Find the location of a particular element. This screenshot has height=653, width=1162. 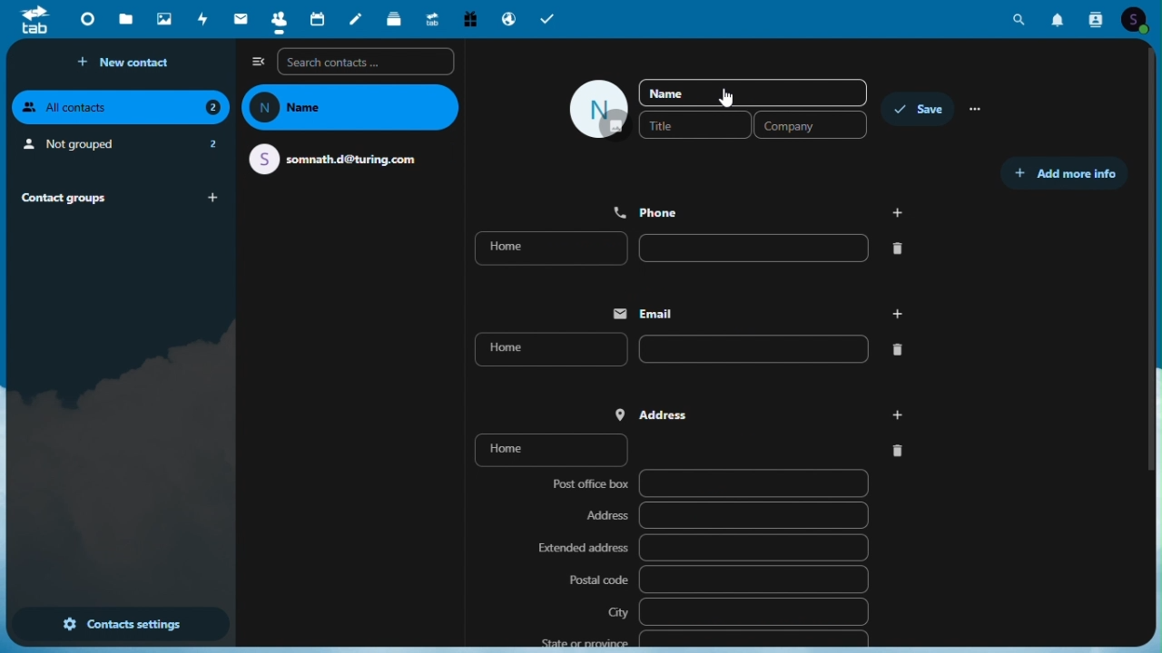

Activity is located at coordinates (204, 19).